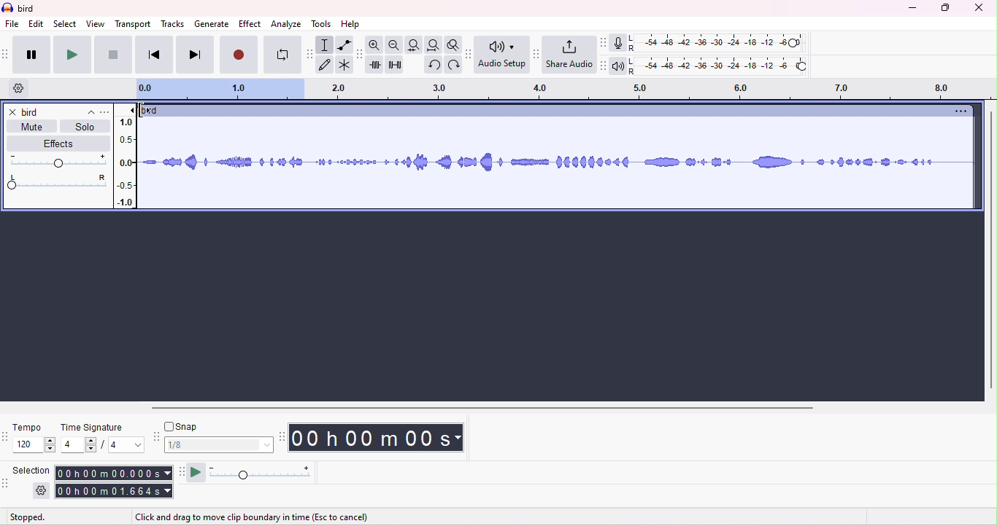  I want to click on audio set up tool bar, so click(470, 52).